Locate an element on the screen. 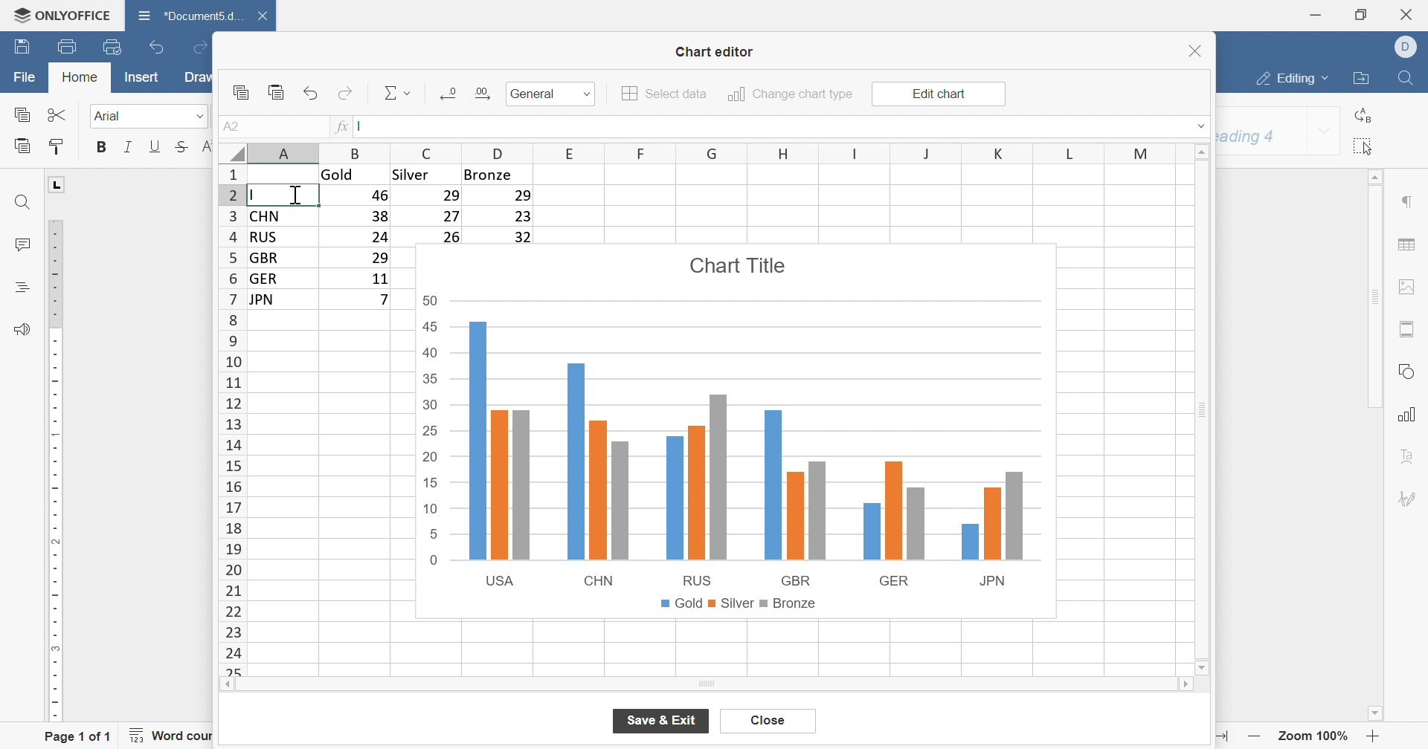 The image size is (1428, 749). insert is located at coordinates (142, 76).